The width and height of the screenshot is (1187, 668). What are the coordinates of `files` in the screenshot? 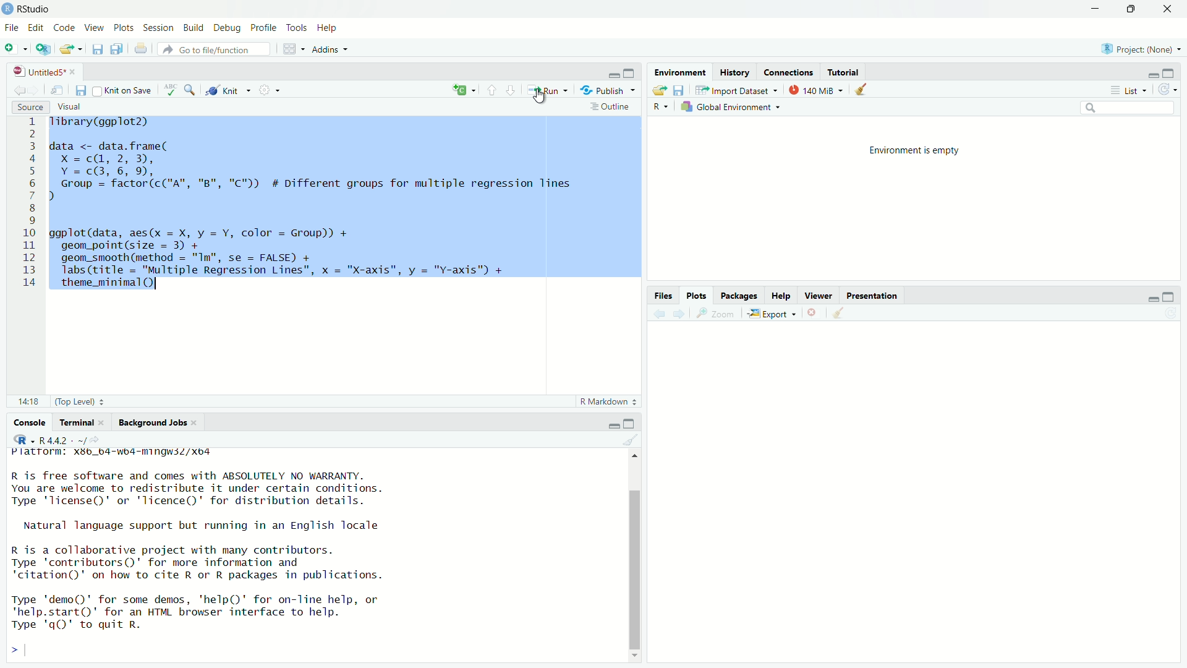 It's located at (114, 49).